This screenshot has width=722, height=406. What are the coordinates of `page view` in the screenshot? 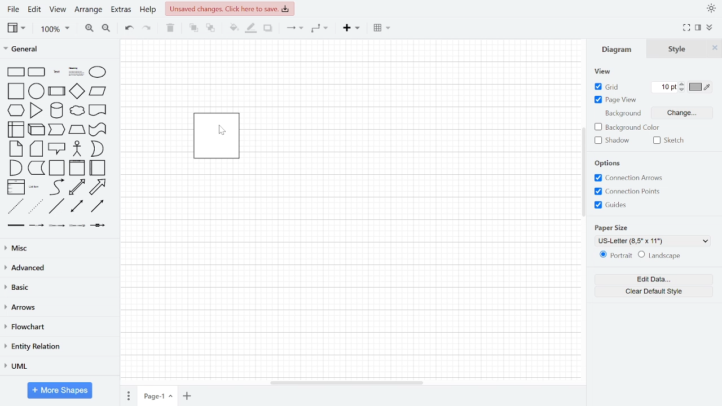 It's located at (619, 100).